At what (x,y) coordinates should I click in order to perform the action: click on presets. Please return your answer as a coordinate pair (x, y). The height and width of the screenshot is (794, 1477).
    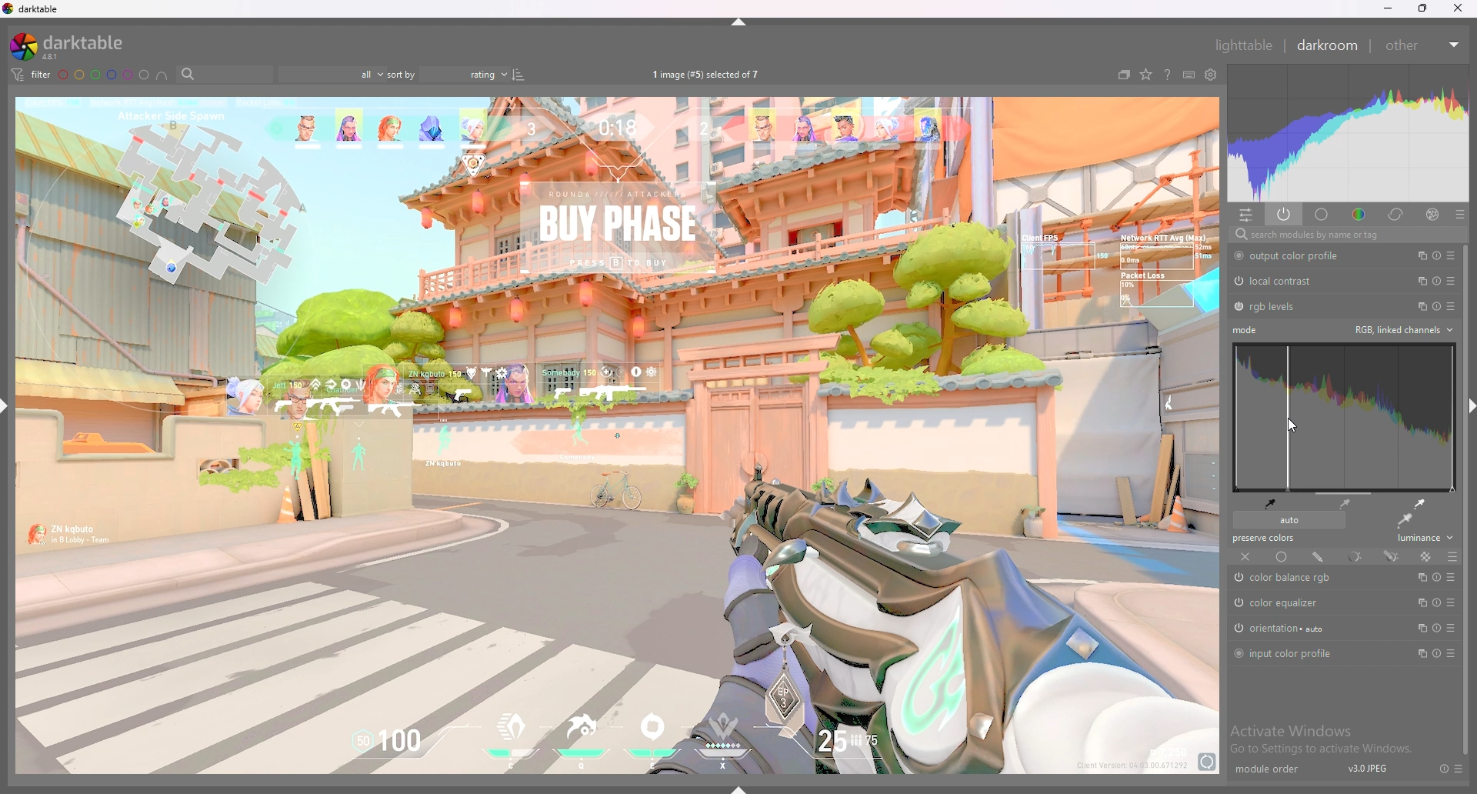
    Looking at the image, I should click on (1459, 214).